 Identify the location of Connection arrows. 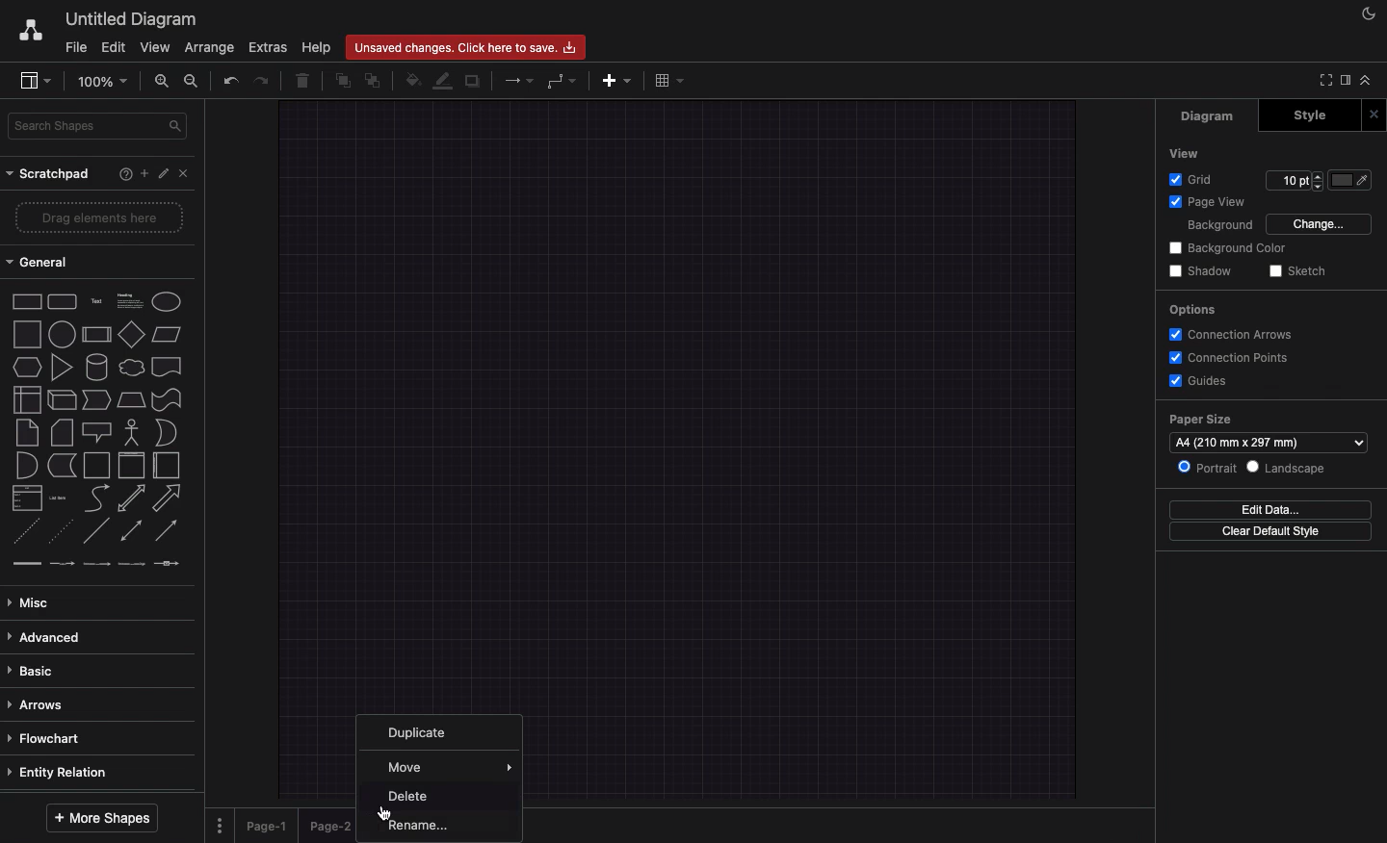
(1235, 333).